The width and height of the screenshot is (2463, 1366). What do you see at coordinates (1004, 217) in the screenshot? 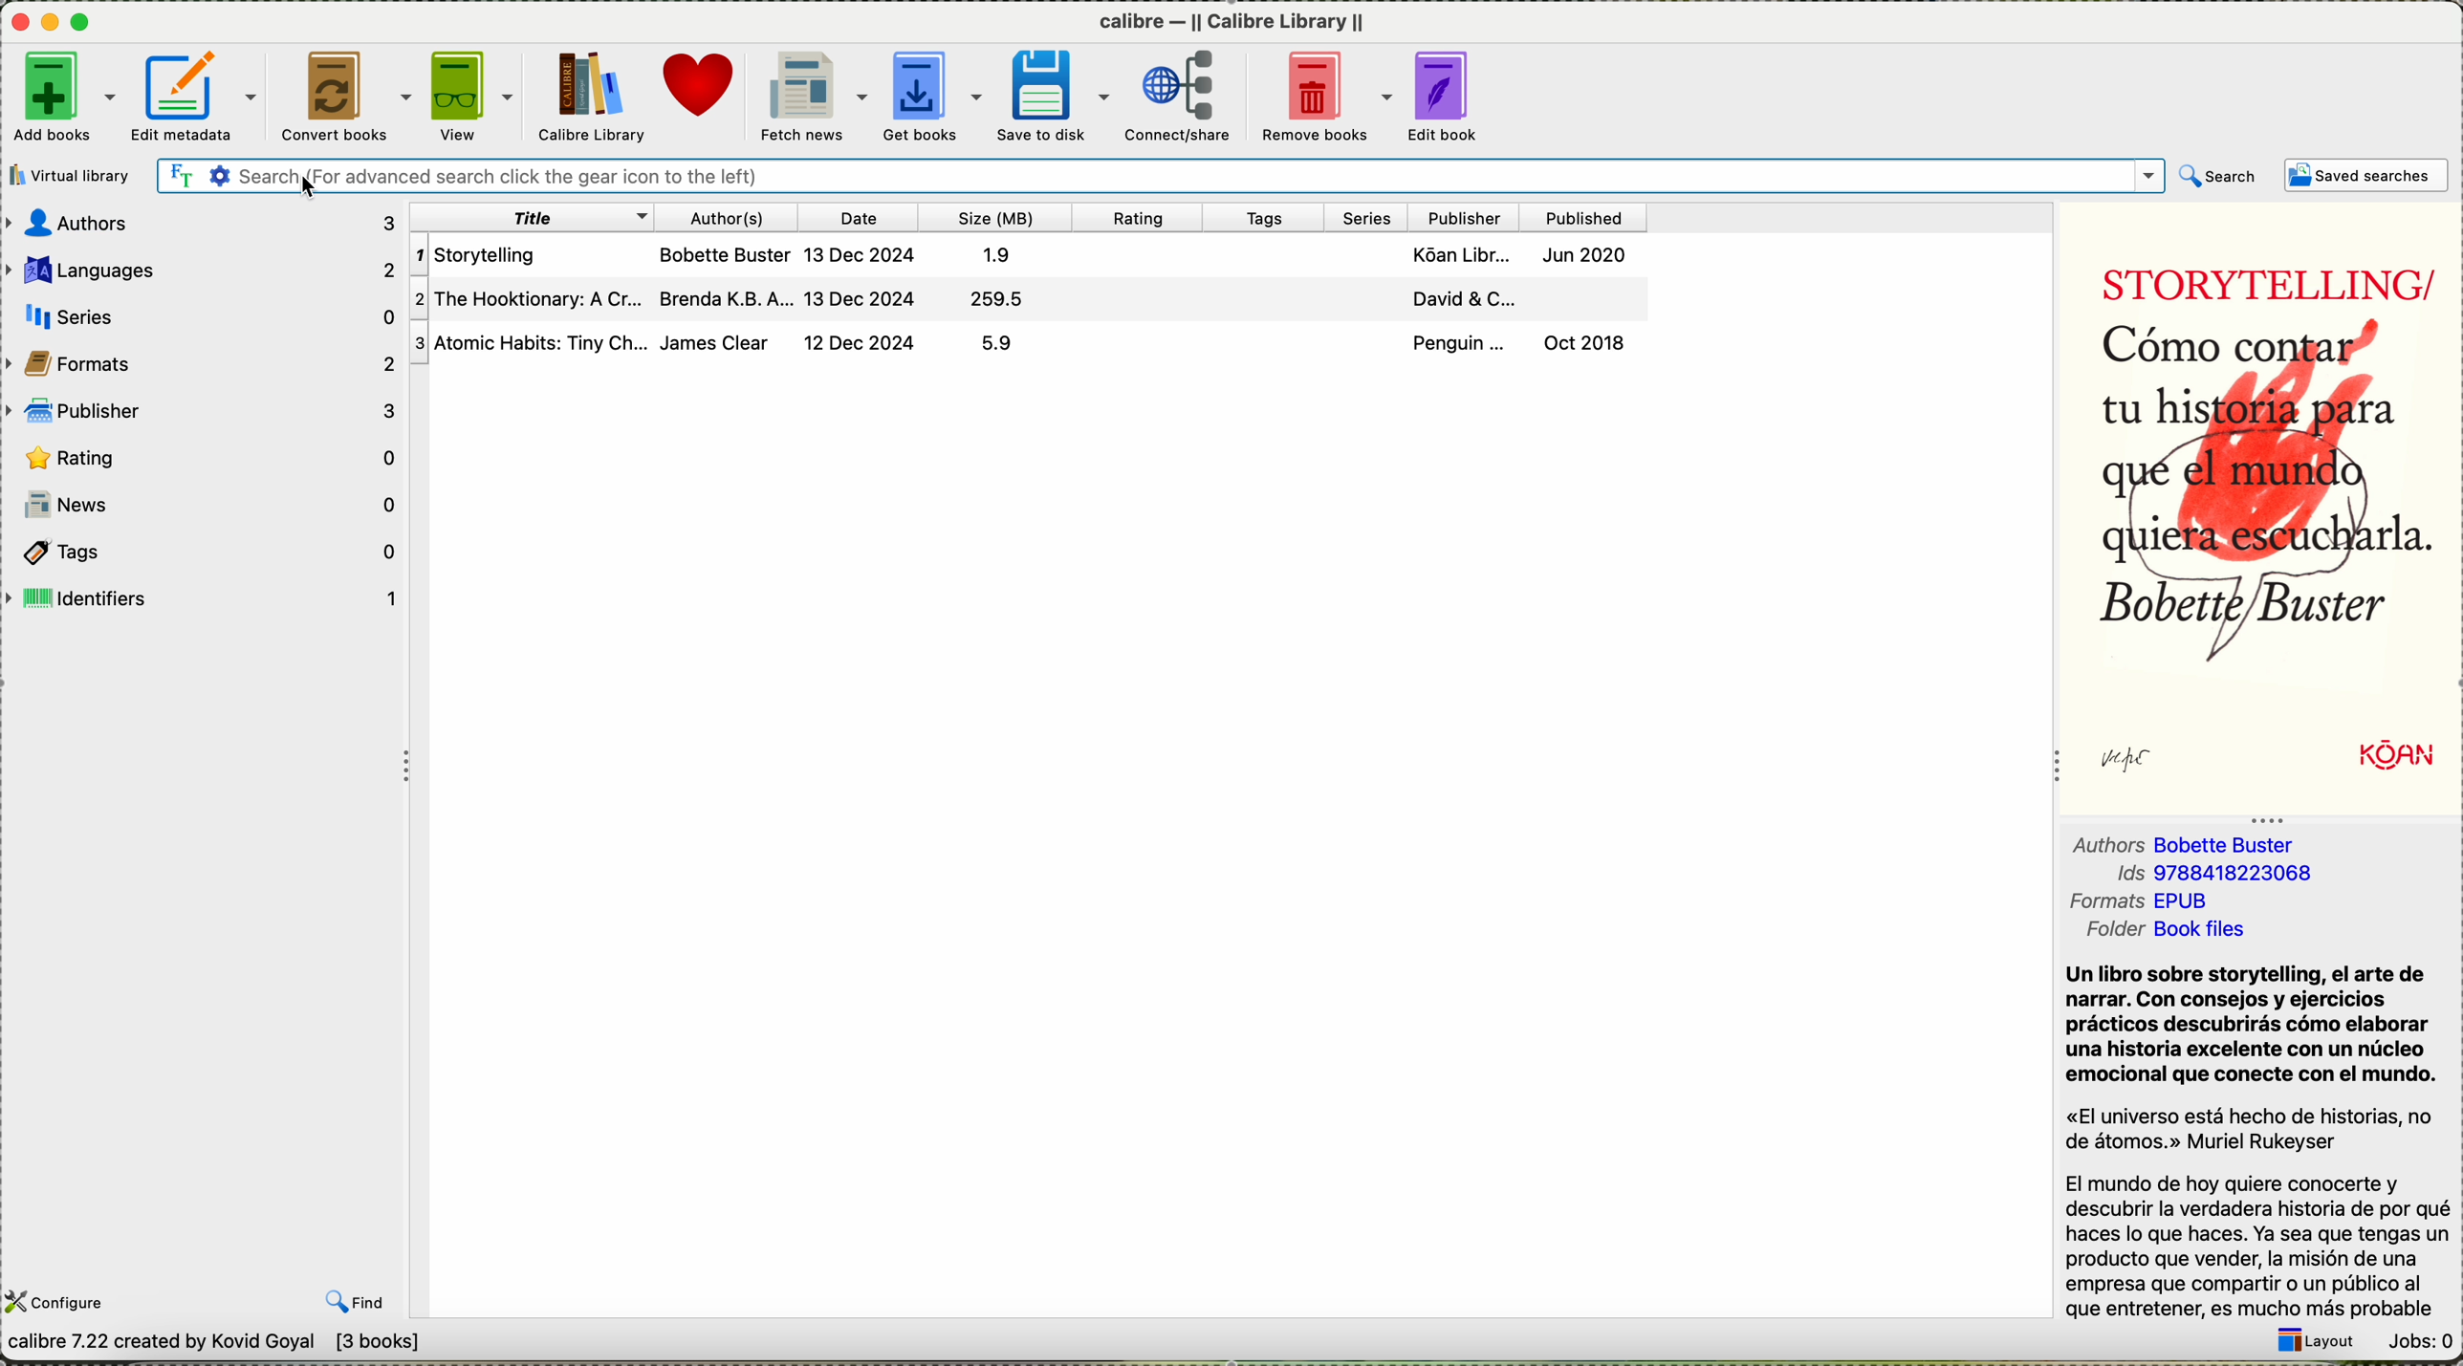
I see `Size (MB)` at bounding box center [1004, 217].